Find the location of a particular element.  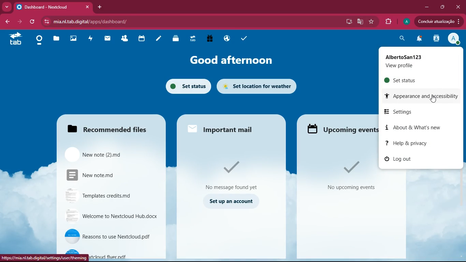

images is located at coordinates (75, 39).